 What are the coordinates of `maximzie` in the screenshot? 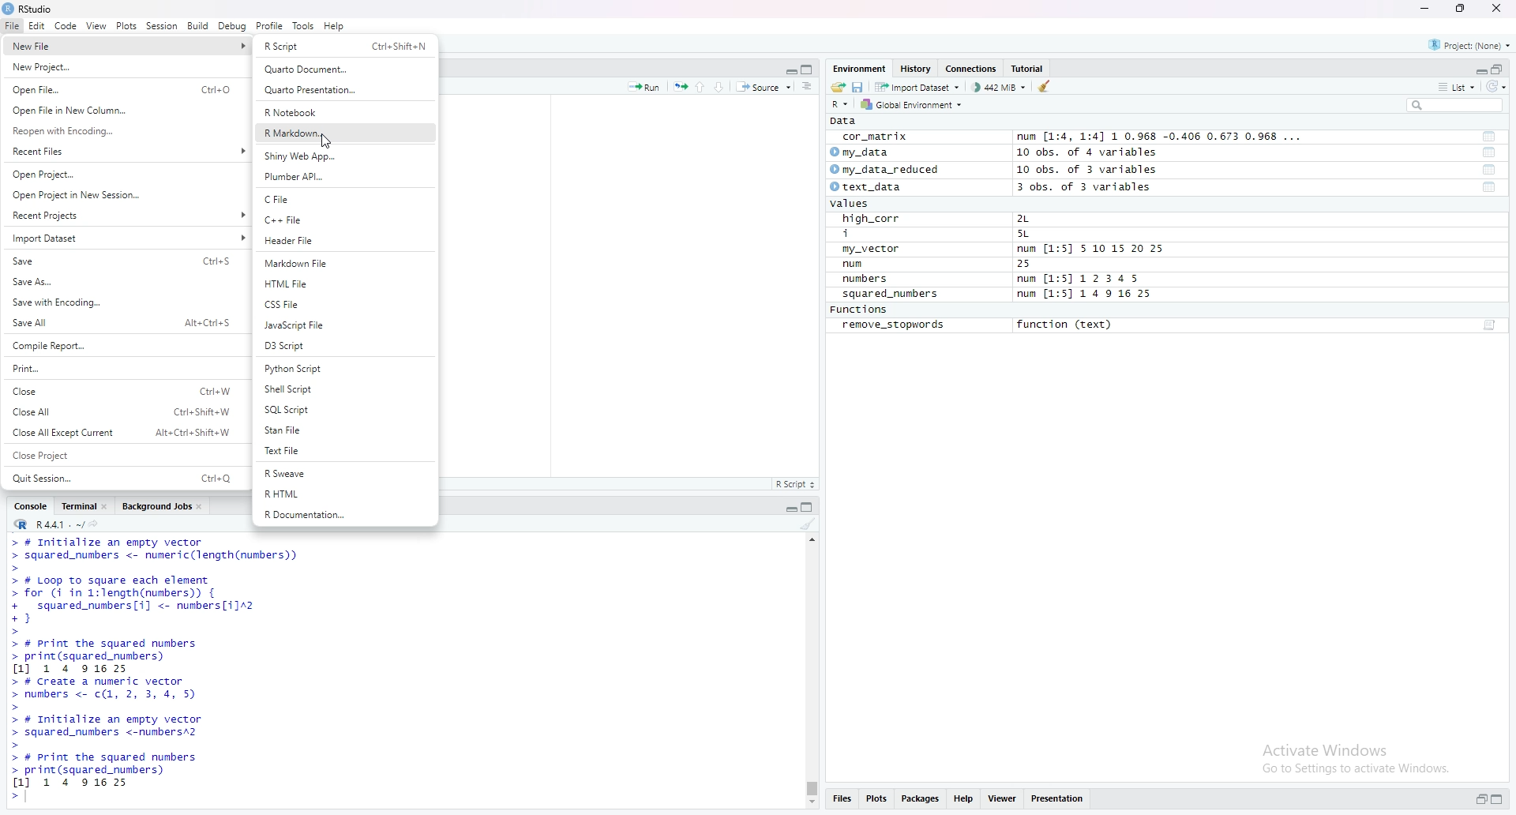 It's located at (1501, 67).